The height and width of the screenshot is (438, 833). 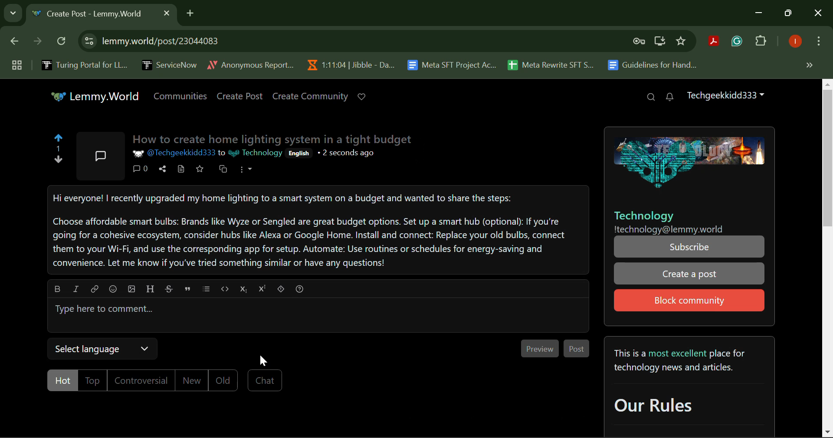 I want to click on Search, so click(x=650, y=98).